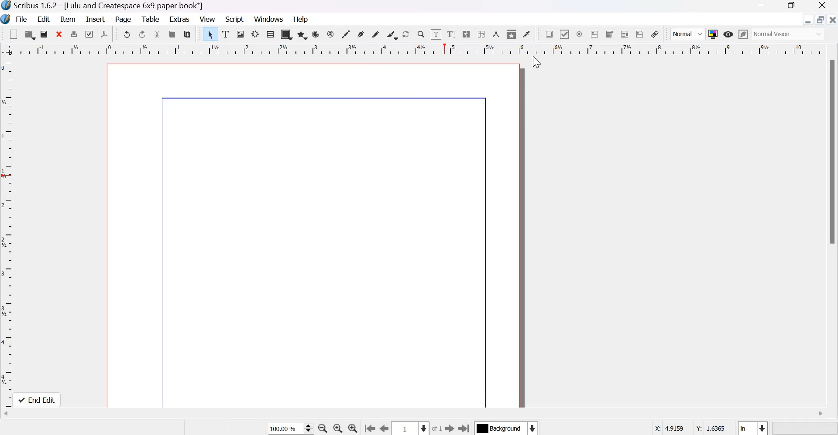 Image resolution: width=838 pixels, height=435 pixels. I want to click on of 1, so click(437, 428).